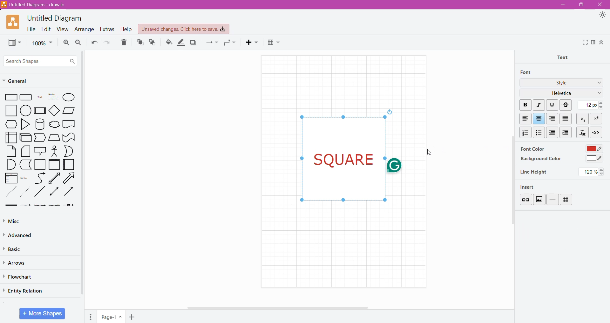  I want to click on Text, so click(345, 158).